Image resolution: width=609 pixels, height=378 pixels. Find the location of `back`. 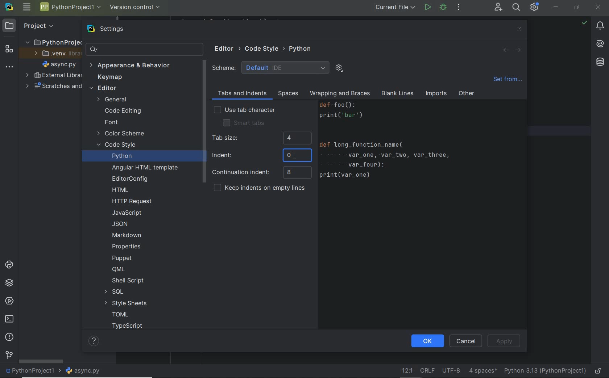

back is located at coordinates (506, 50).